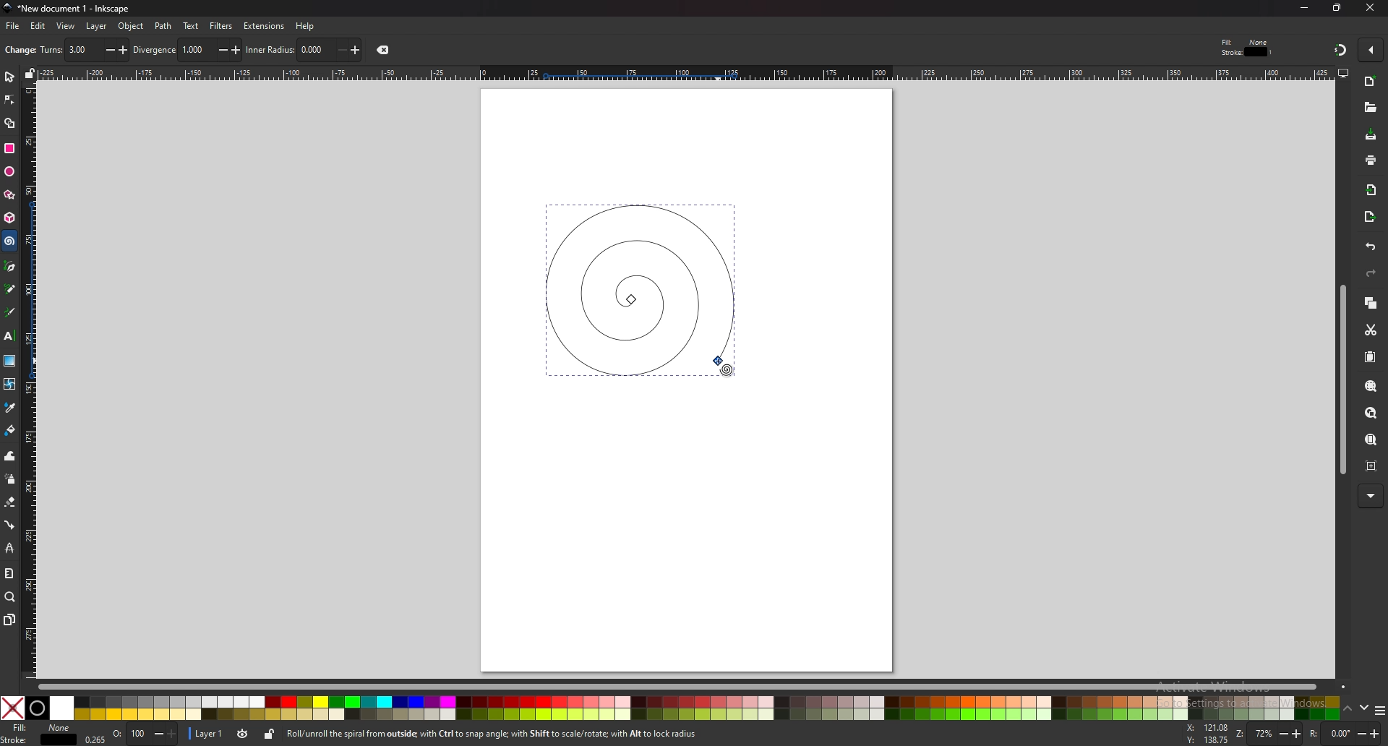 This screenshot has width=1388, height=746. I want to click on minimize, so click(1303, 7).